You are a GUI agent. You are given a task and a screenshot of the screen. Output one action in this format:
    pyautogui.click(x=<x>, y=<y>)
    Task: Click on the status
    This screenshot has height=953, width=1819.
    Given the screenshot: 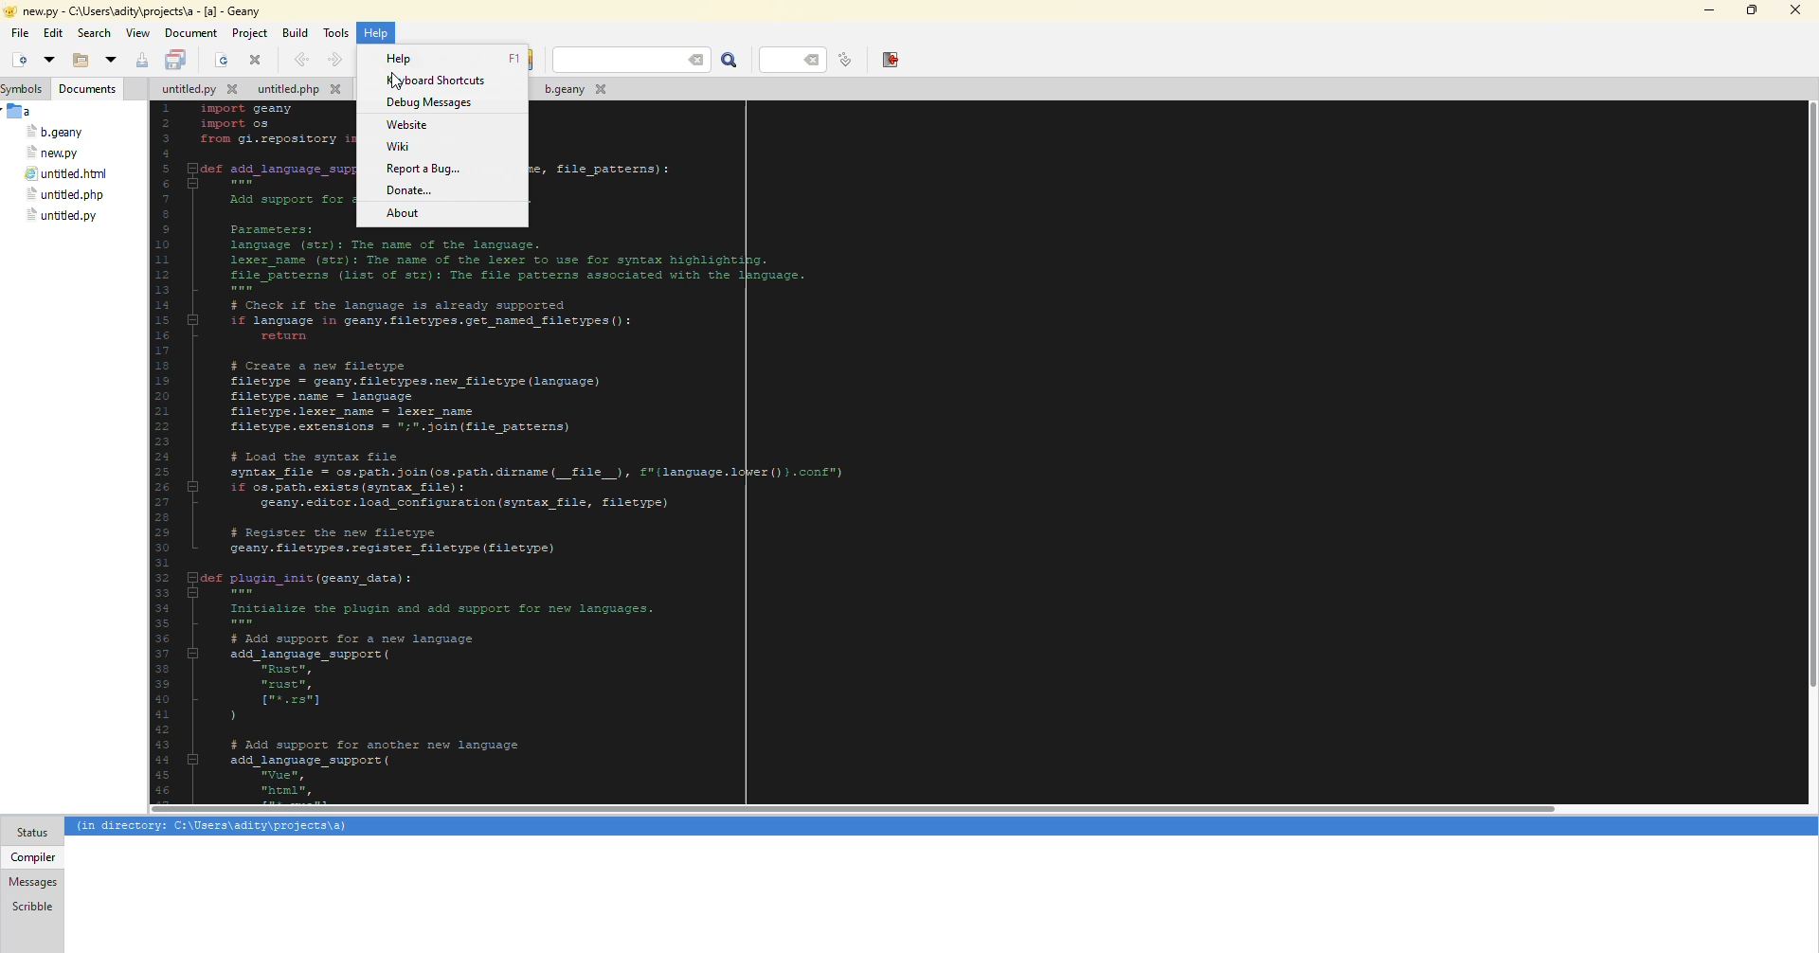 What is the action you would take?
    pyautogui.click(x=32, y=833)
    